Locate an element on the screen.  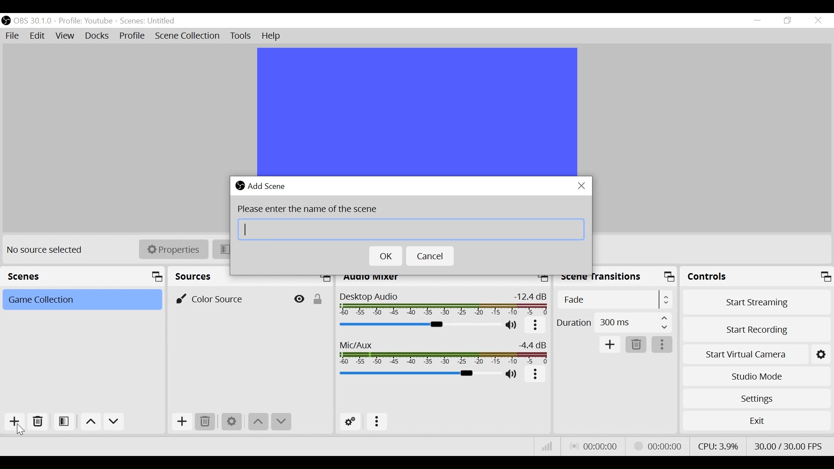
No source selected is located at coordinates (47, 250).